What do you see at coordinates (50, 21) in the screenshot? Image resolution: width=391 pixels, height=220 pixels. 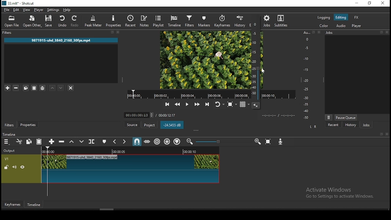 I see `save` at bounding box center [50, 21].